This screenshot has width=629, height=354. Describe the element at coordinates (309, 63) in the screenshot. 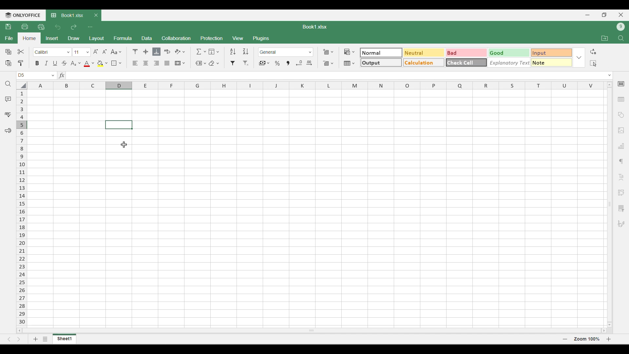

I see `Increase decimal` at that location.